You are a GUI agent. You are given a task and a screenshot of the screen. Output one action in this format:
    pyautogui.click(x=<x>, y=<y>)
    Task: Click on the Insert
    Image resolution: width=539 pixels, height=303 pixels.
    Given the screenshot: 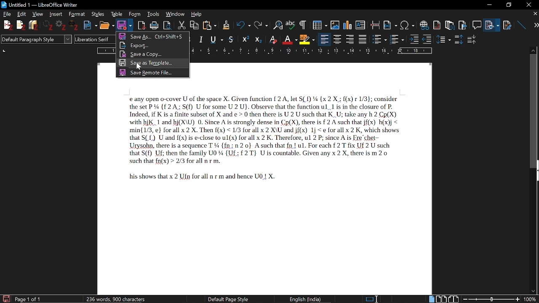 What is the action you would take?
    pyautogui.click(x=55, y=14)
    